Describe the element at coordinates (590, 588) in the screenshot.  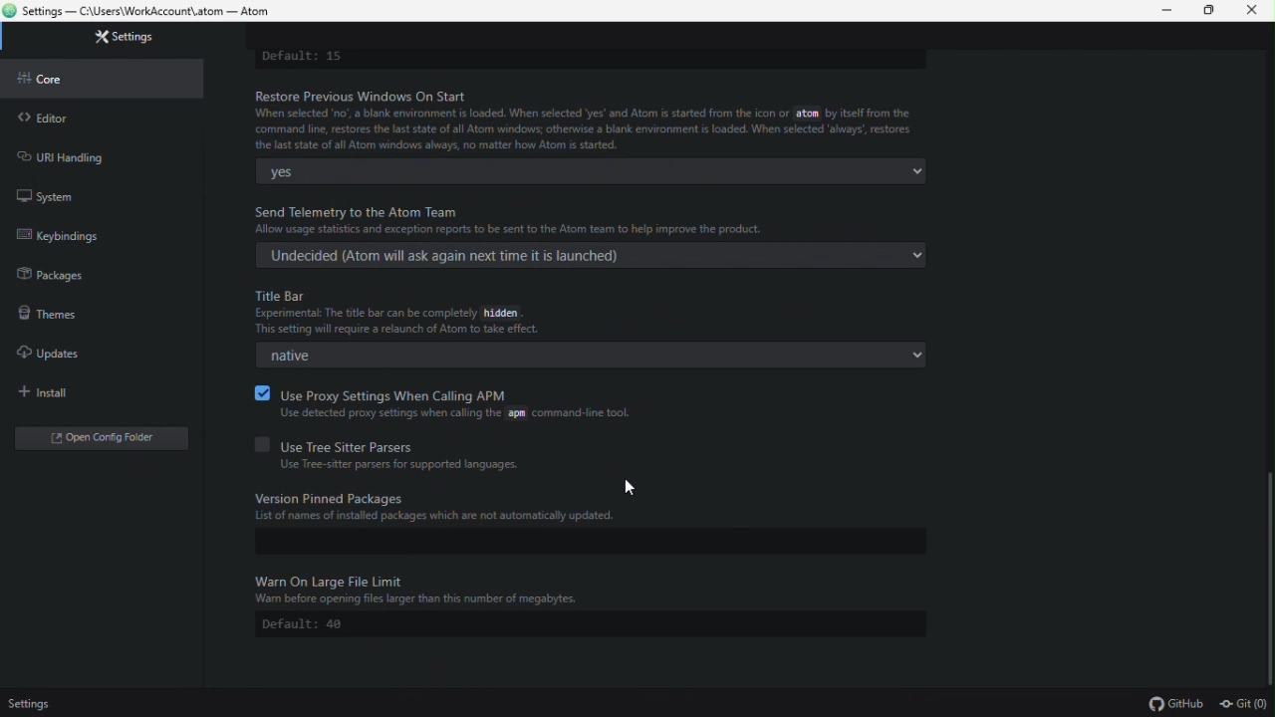
I see `` at that location.